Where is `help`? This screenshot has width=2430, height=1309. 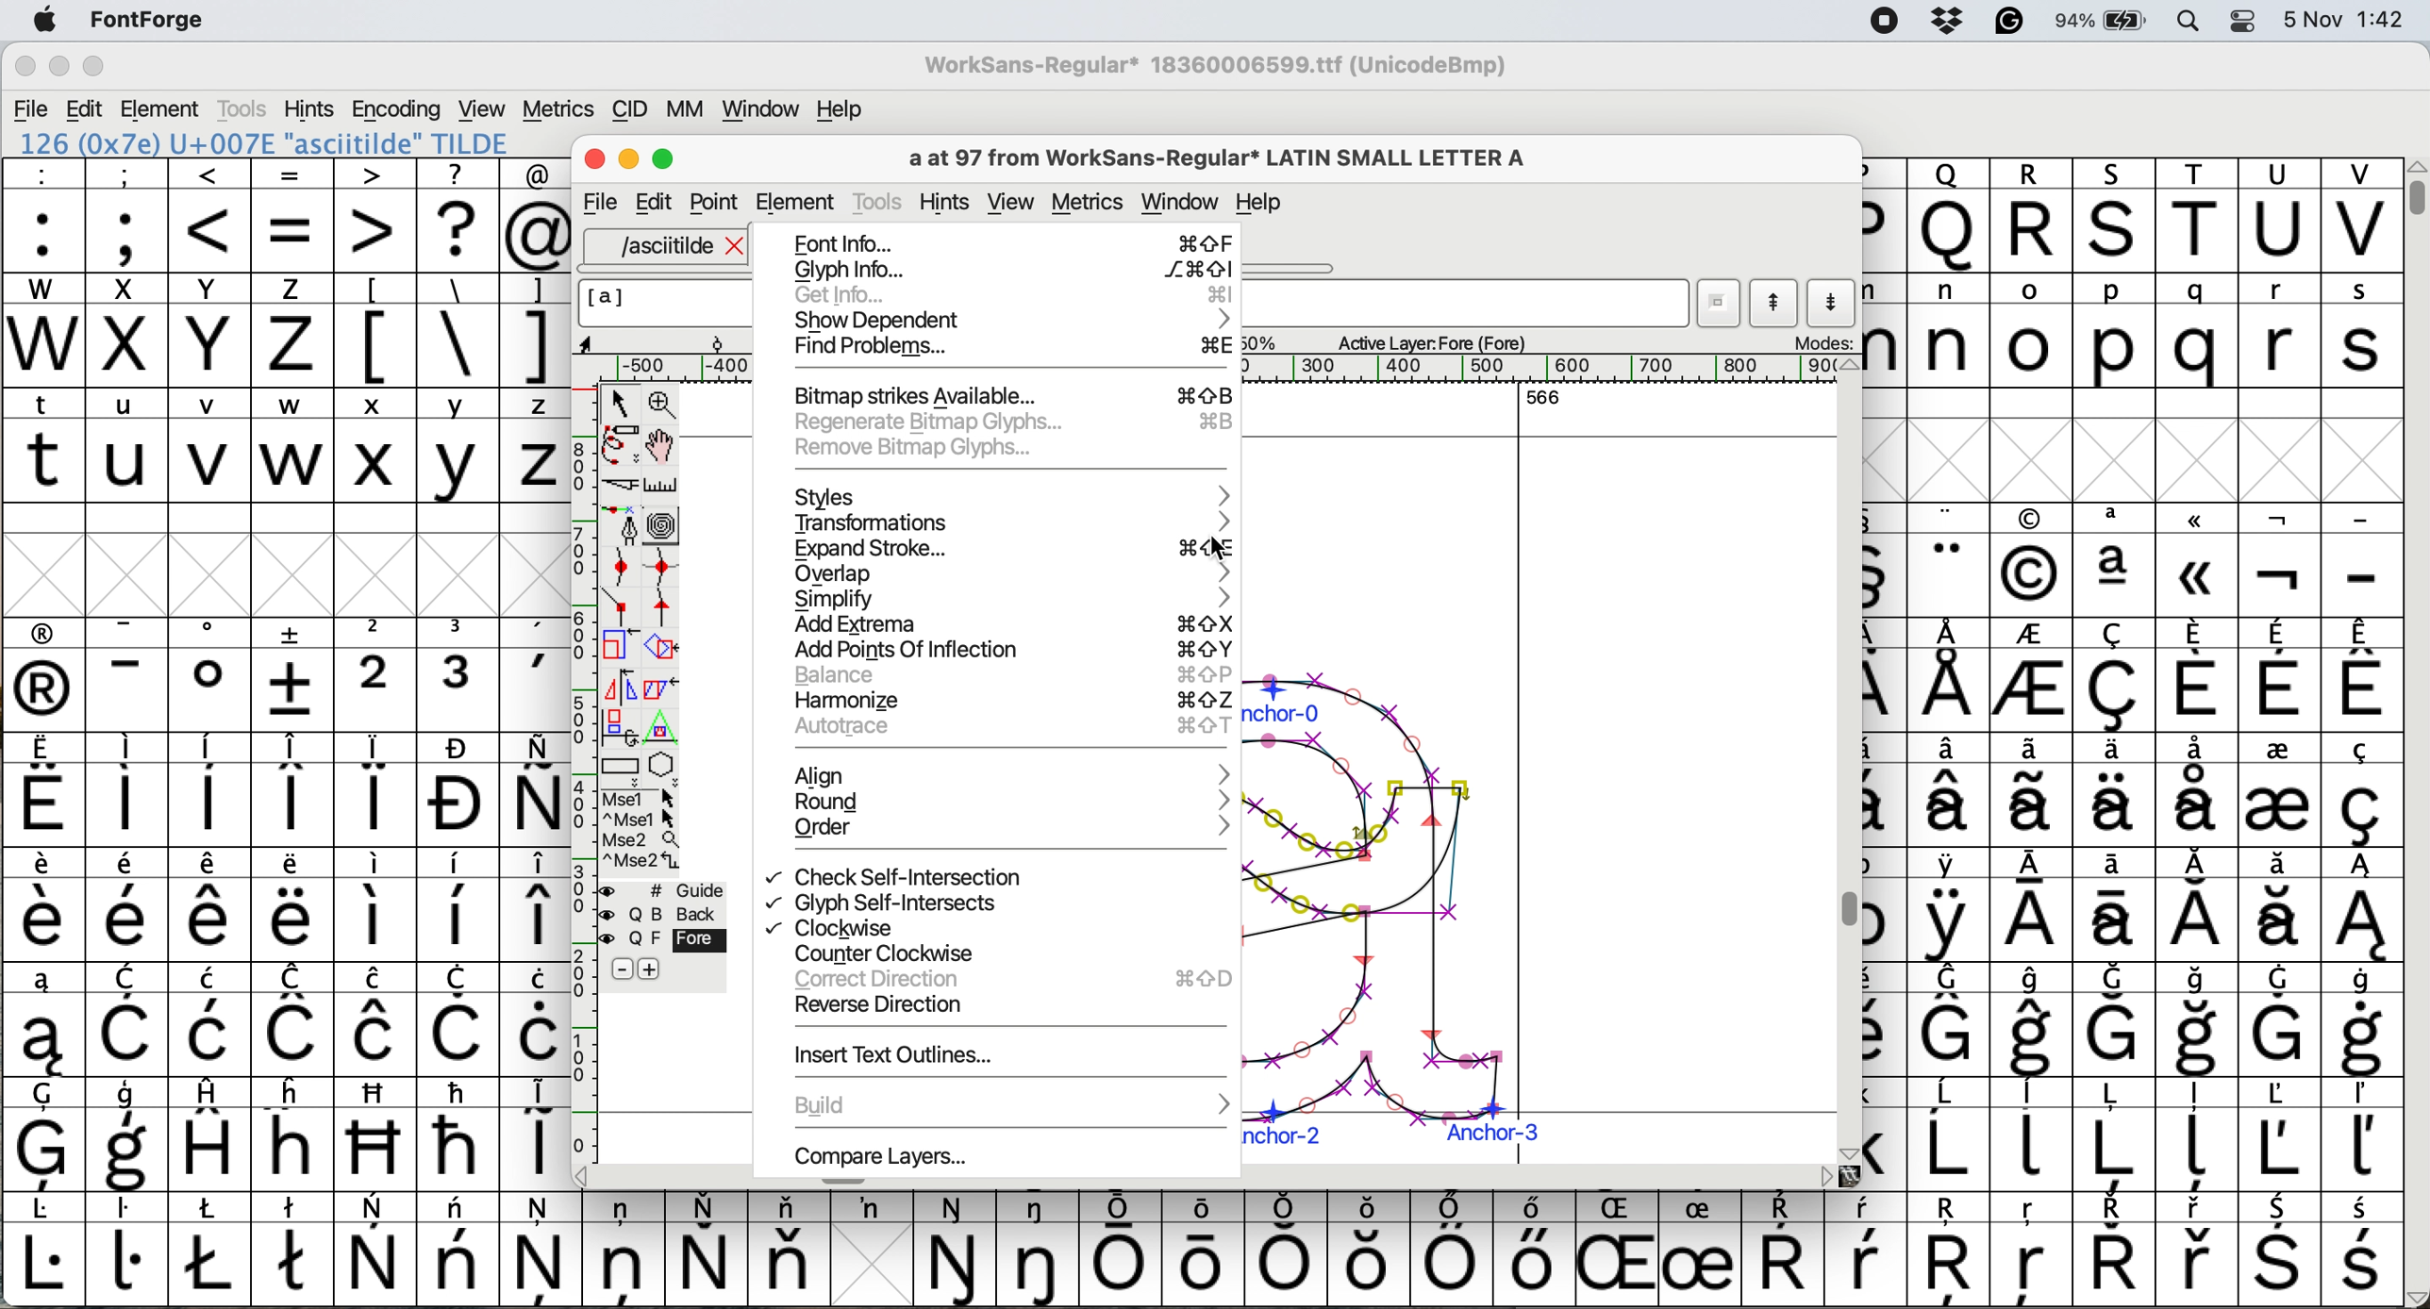
help is located at coordinates (841, 108).